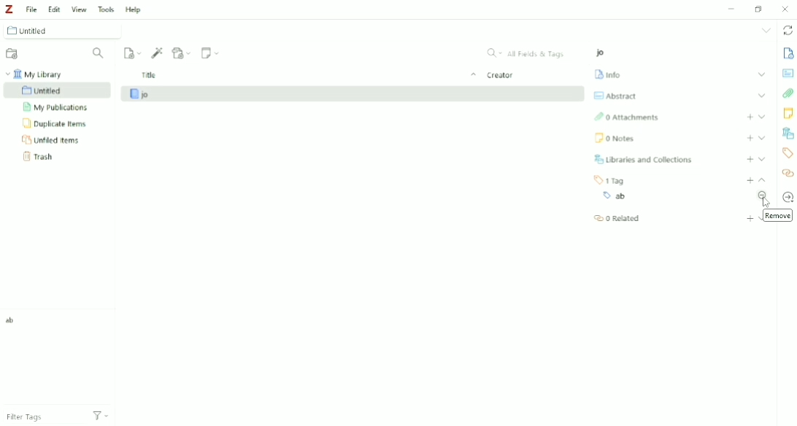  Describe the element at coordinates (763, 158) in the screenshot. I see `Expand section` at that location.